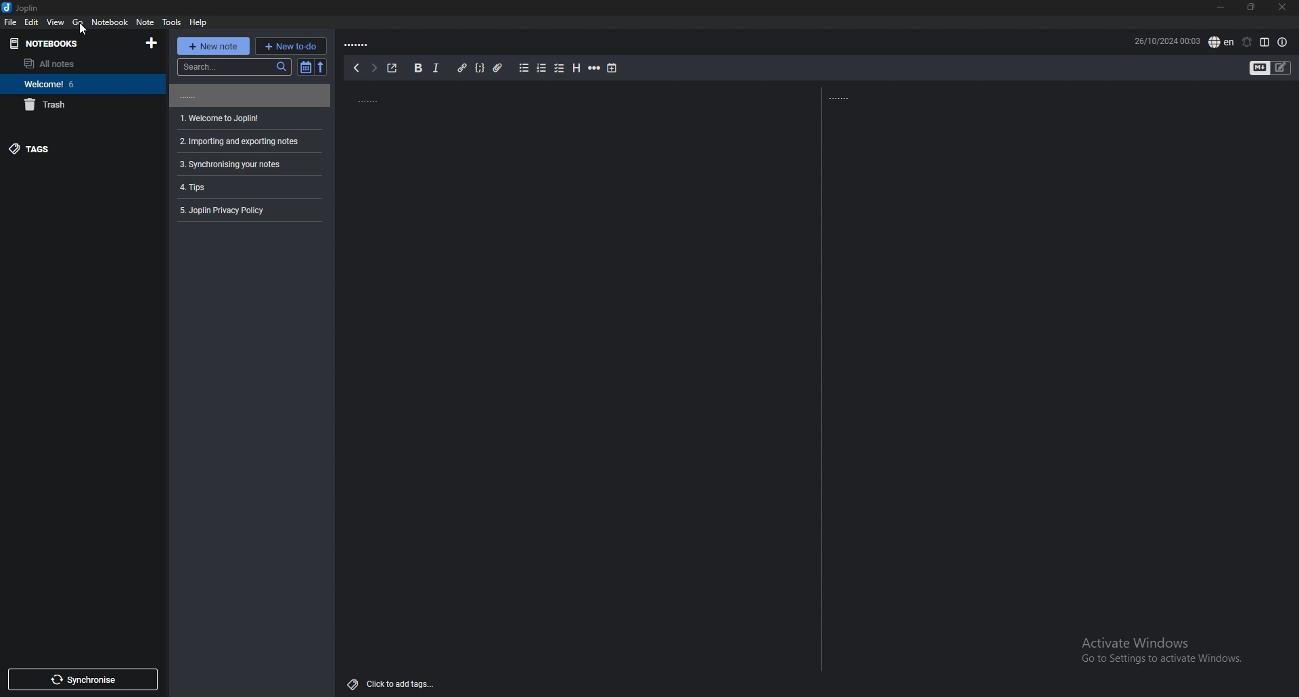 The image size is (1299, 697). What do you see at coordinates (76, 84) in the screenshot?
I see `welcome` at bounding box center [76, 84].